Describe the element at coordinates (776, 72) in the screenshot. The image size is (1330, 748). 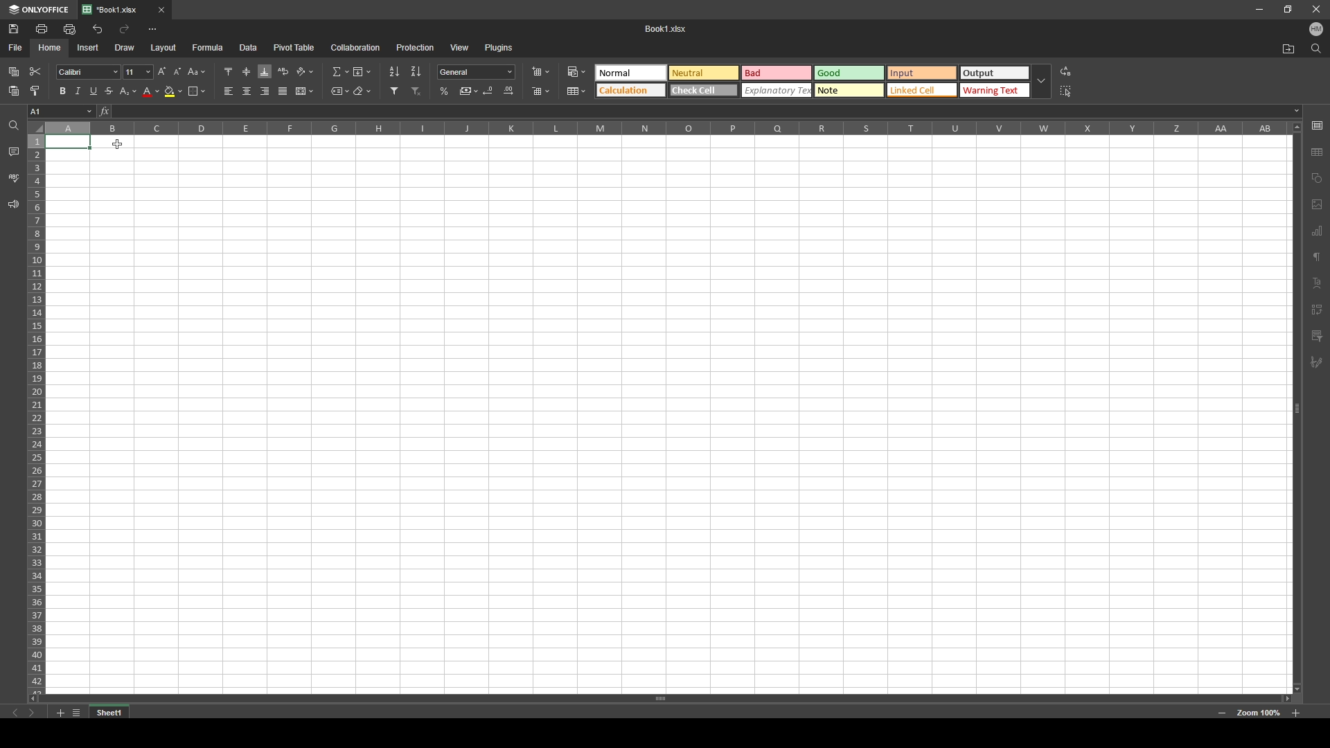
I see `Bad` at that location.